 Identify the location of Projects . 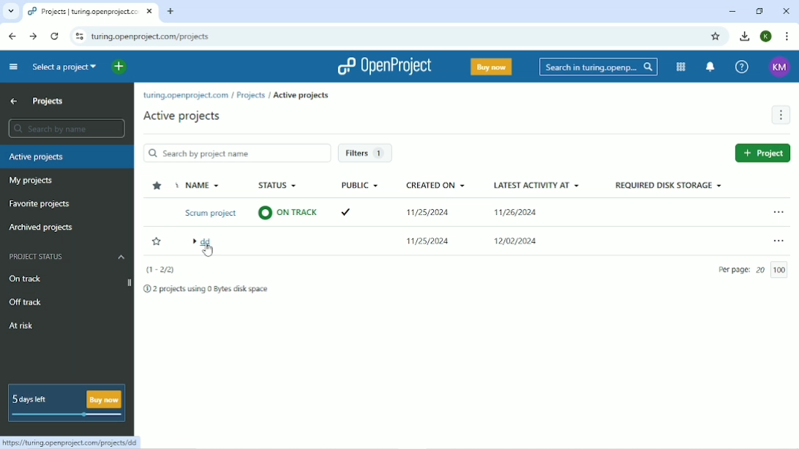
(48, 101).